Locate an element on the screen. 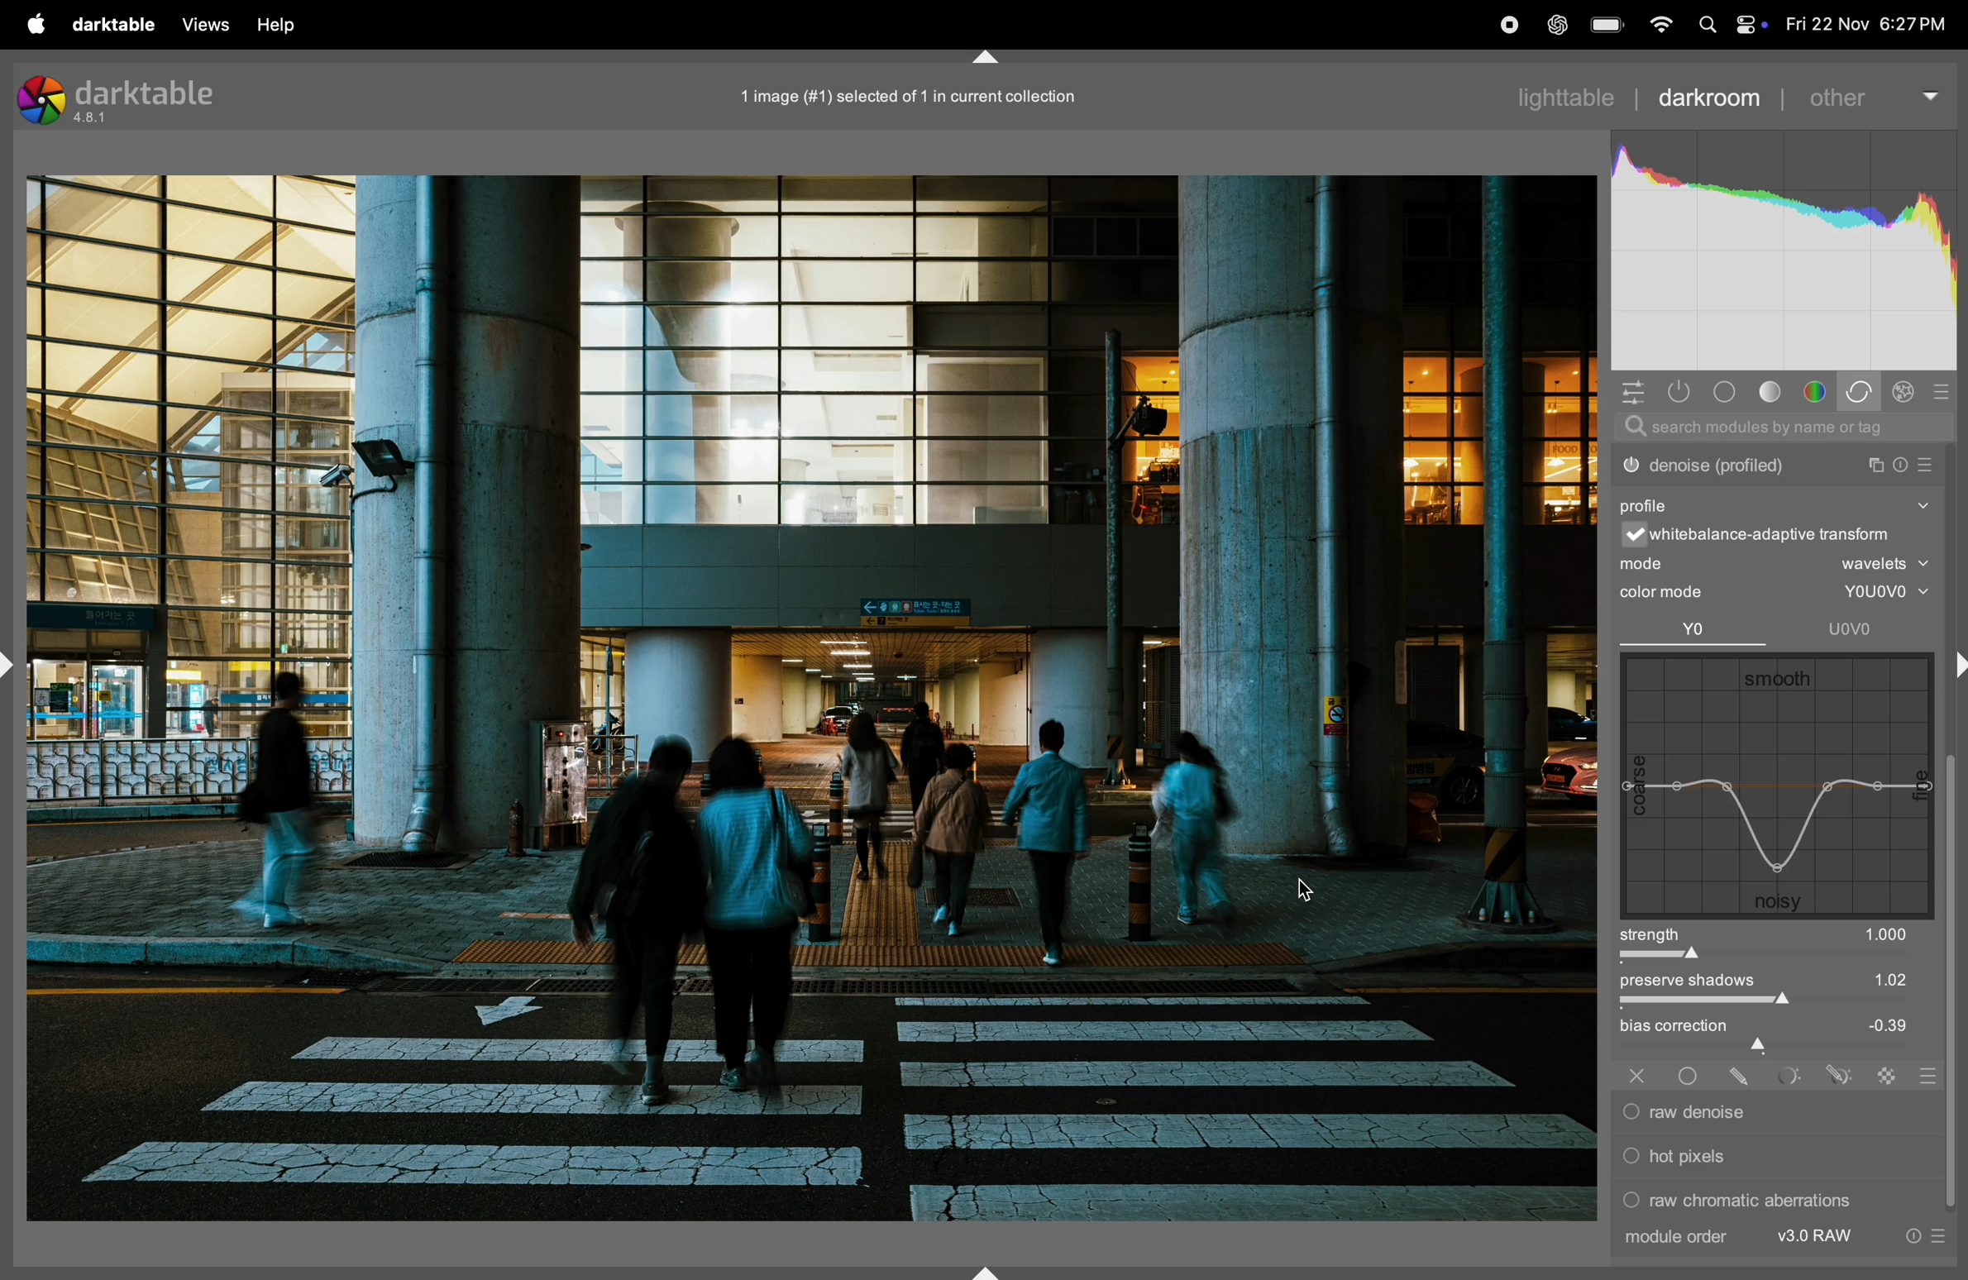 The width and height of the screenshot is (1968, 1280). parametric mask is located at coordinates (1792, 1076).